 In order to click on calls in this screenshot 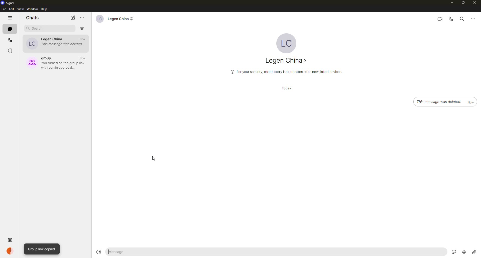, I will do `click(11, 40)`.